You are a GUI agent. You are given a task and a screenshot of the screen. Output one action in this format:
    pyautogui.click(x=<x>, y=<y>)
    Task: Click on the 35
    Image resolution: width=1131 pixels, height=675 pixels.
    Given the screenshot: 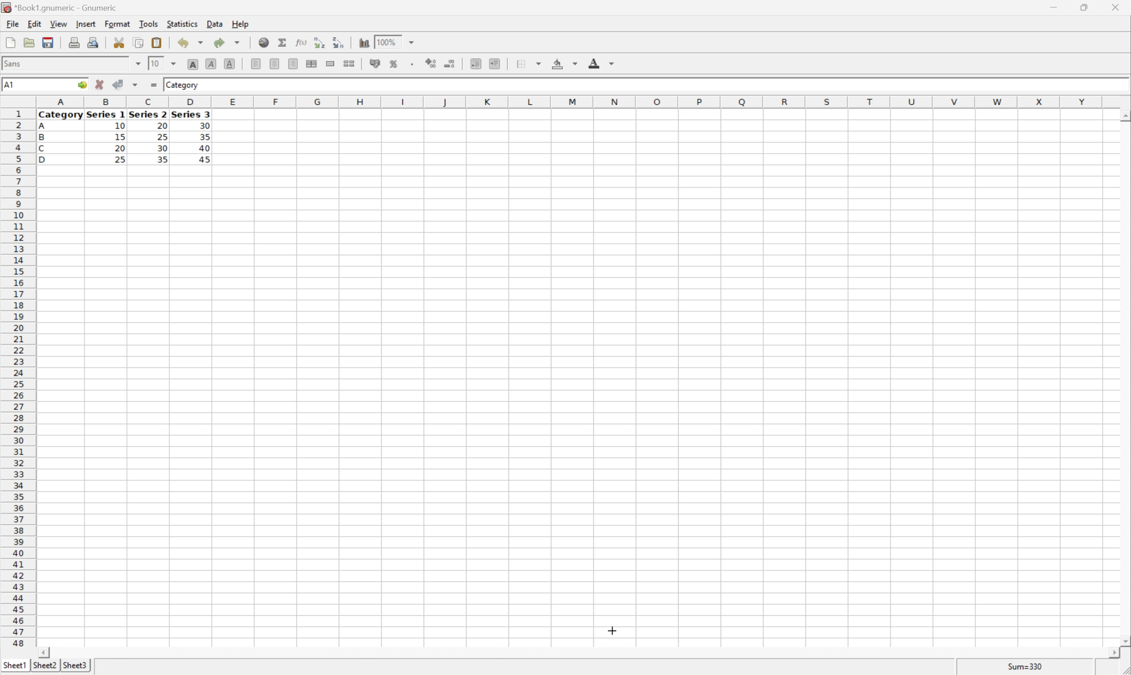 What is the action you would take?
    pyautogui.click(x=162, y=159)
    